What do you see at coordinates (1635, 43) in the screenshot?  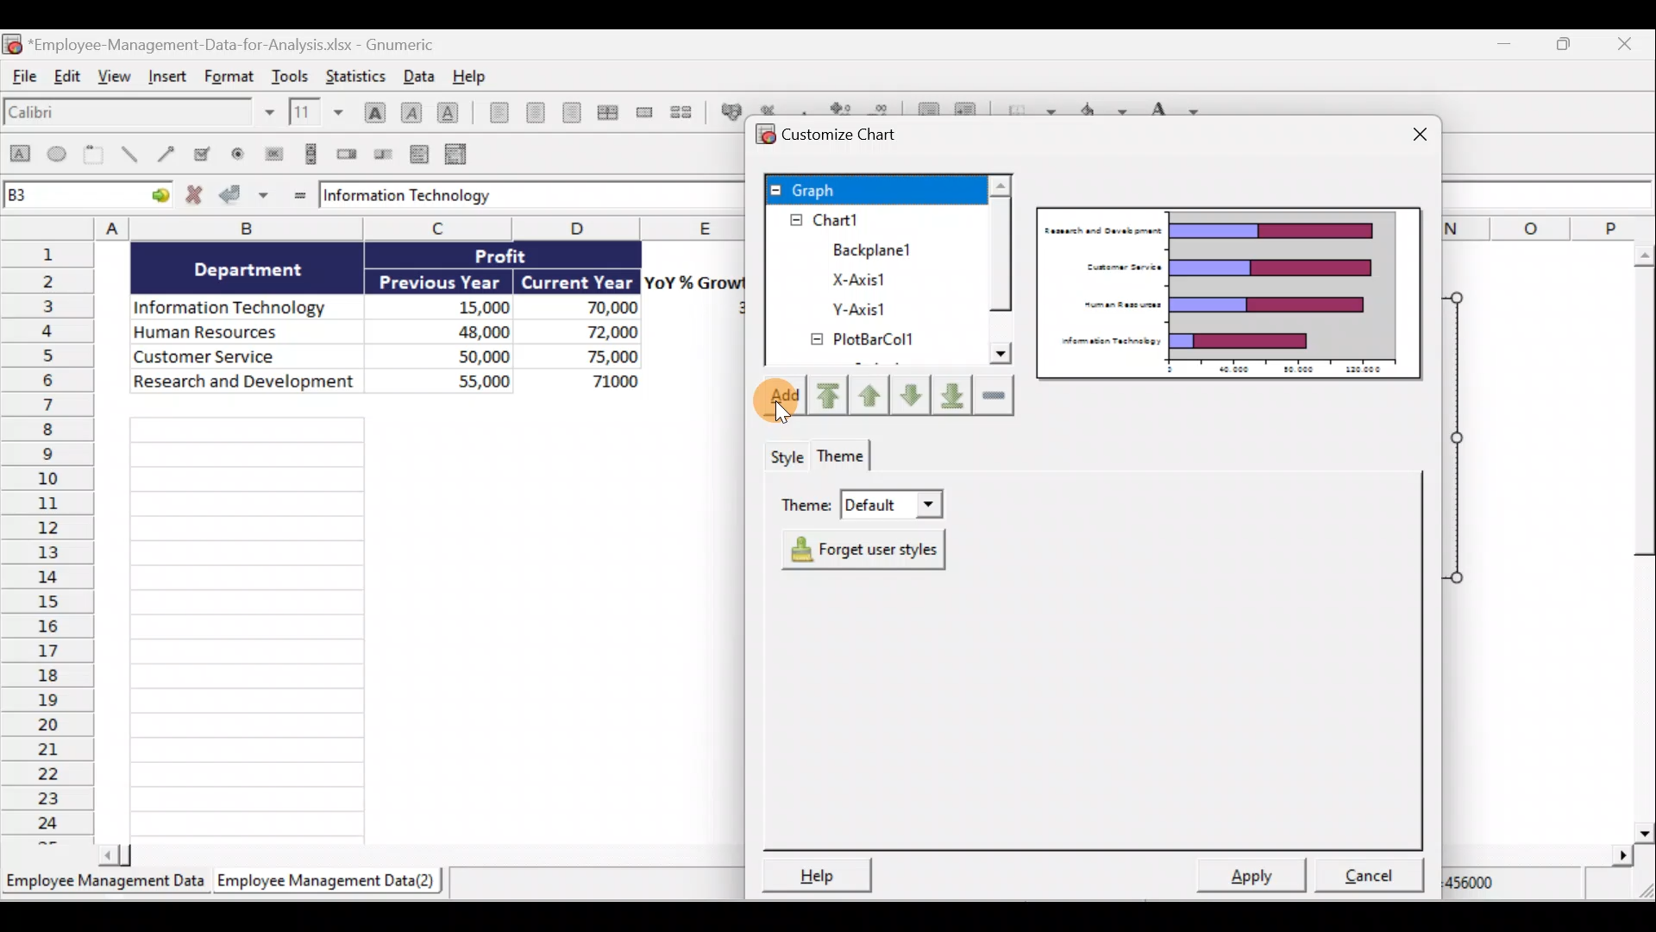 I see `Close` at bounding box center [1635, 43].